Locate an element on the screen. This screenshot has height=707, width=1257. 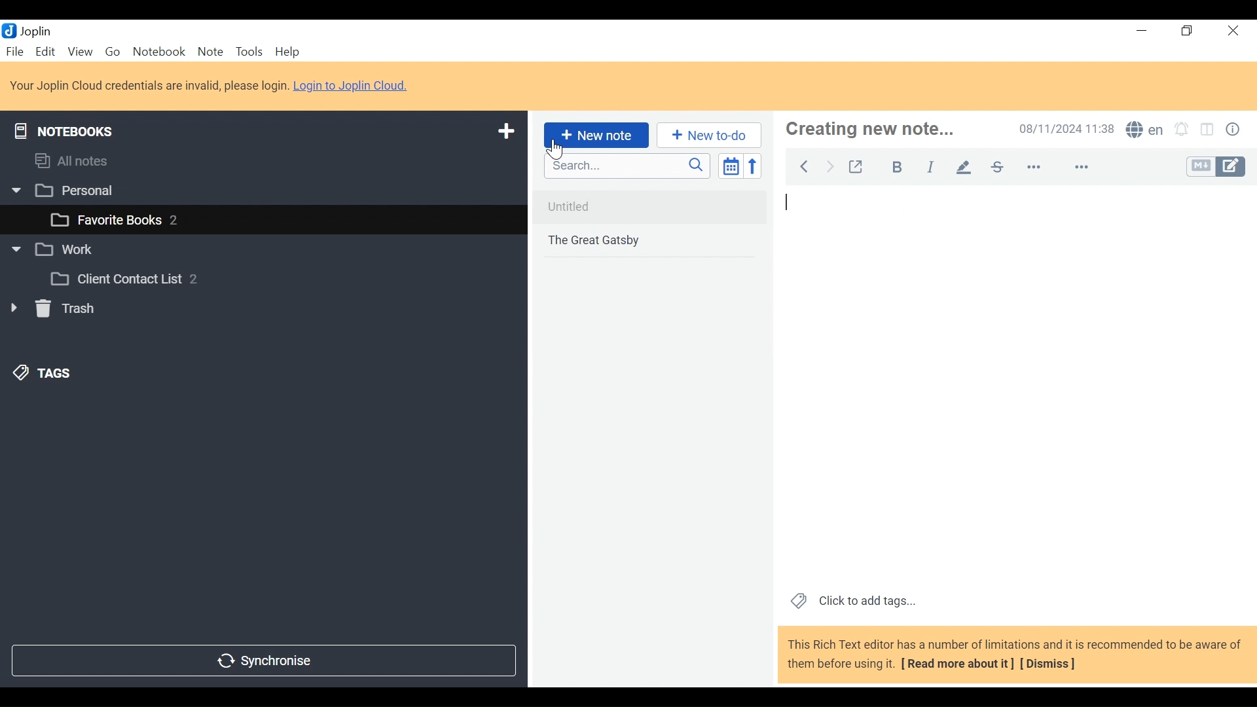
Restore is located at coordinates (1188, 30).